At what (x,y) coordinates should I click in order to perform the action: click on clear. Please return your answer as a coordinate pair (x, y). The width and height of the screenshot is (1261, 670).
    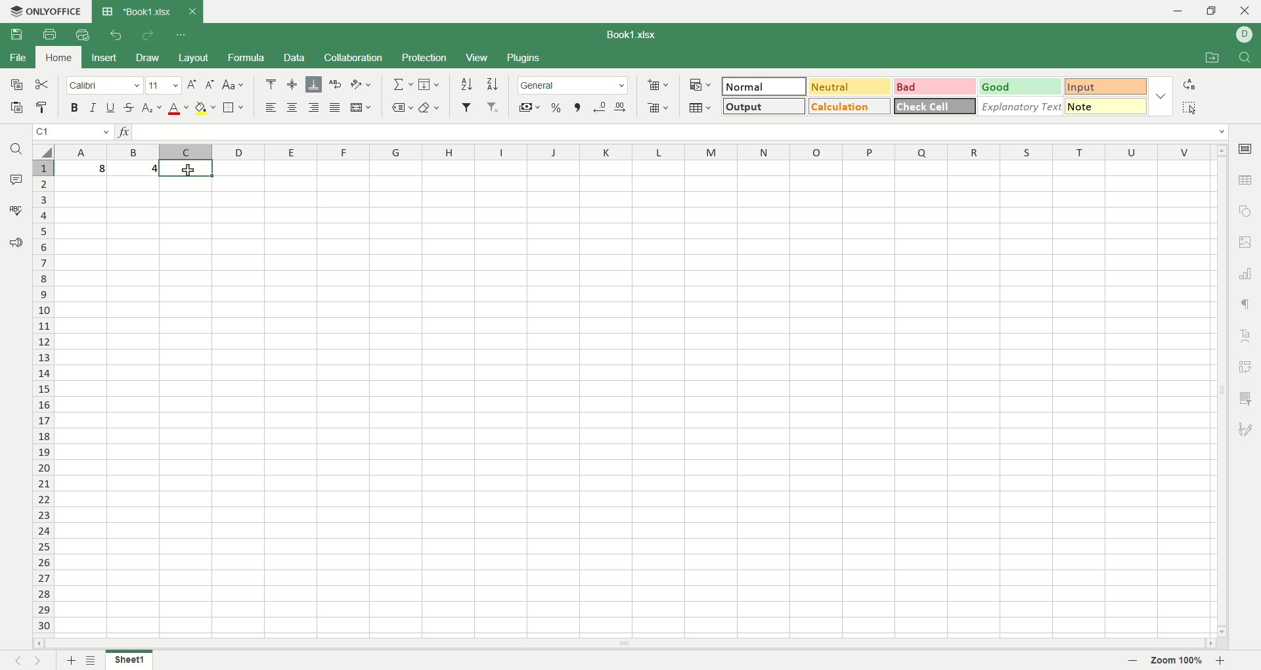
    Looking at the image, I should click on (429, 107).